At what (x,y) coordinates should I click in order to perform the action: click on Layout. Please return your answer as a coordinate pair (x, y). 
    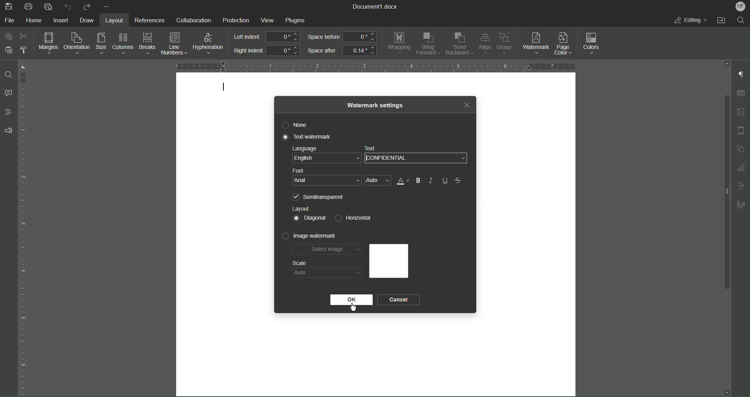
    Looking at the image, I should click on (301, 208).